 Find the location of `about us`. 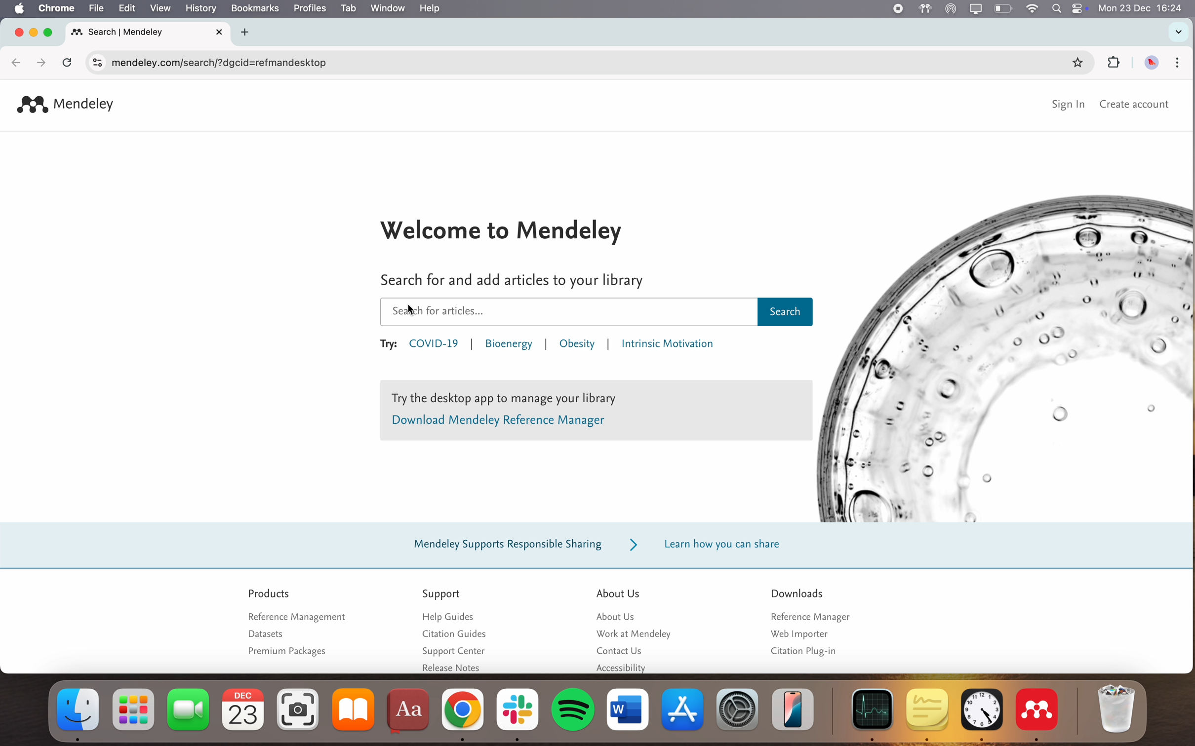

about us is located at coordinates (619, 616).